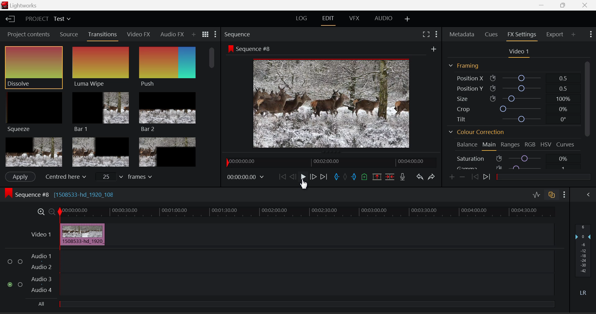 The width and height of the screenshot is (596, 314). Describe the element at coordinates (420, 178) in the screenshot. I see `Undo` at that location.